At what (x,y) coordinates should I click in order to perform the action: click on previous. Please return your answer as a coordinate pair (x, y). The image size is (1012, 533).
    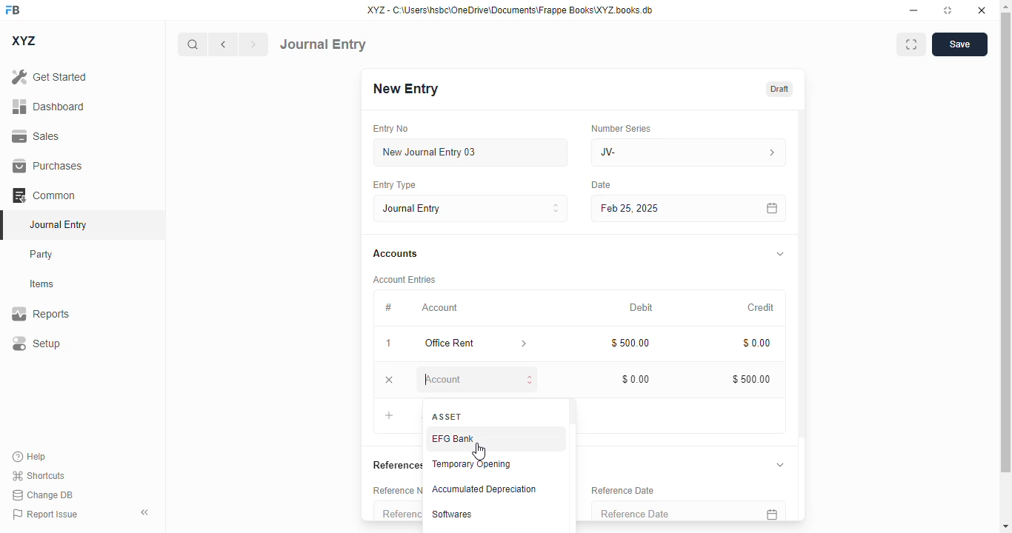
    Looking at the image, I should click on (223, 44).